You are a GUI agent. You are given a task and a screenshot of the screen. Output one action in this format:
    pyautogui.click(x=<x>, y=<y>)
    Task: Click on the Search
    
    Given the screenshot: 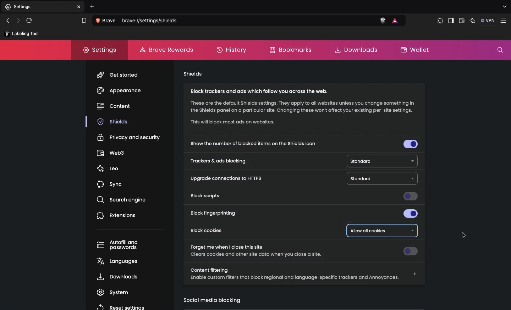 What is the action you would take?
    pyautogui.click(x=233, y=21)
    